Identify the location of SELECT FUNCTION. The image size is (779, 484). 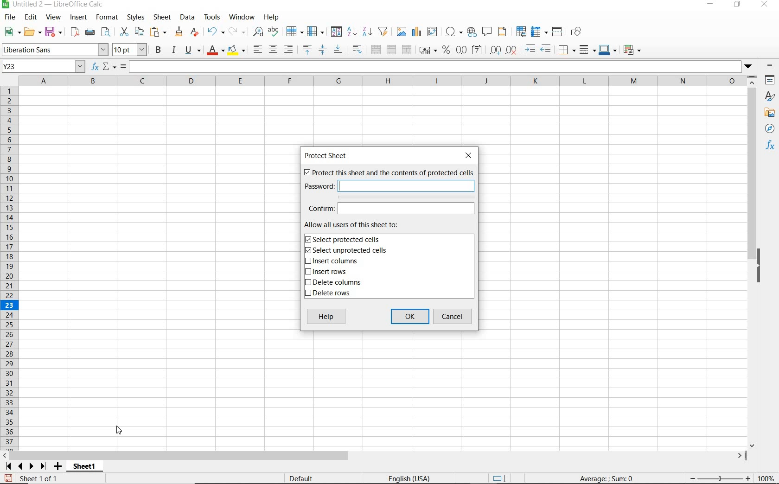
(109, 67).